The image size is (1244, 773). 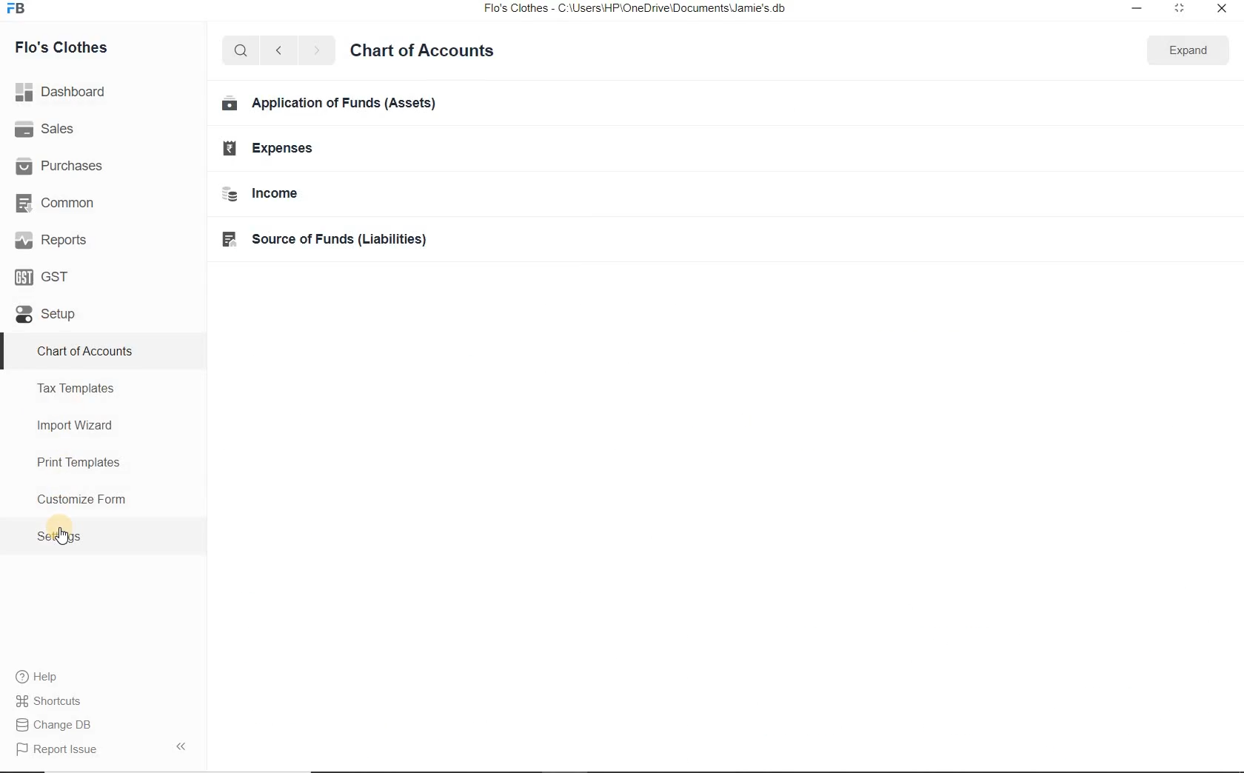 I want to click on = Income, so click(x=259, y=194).